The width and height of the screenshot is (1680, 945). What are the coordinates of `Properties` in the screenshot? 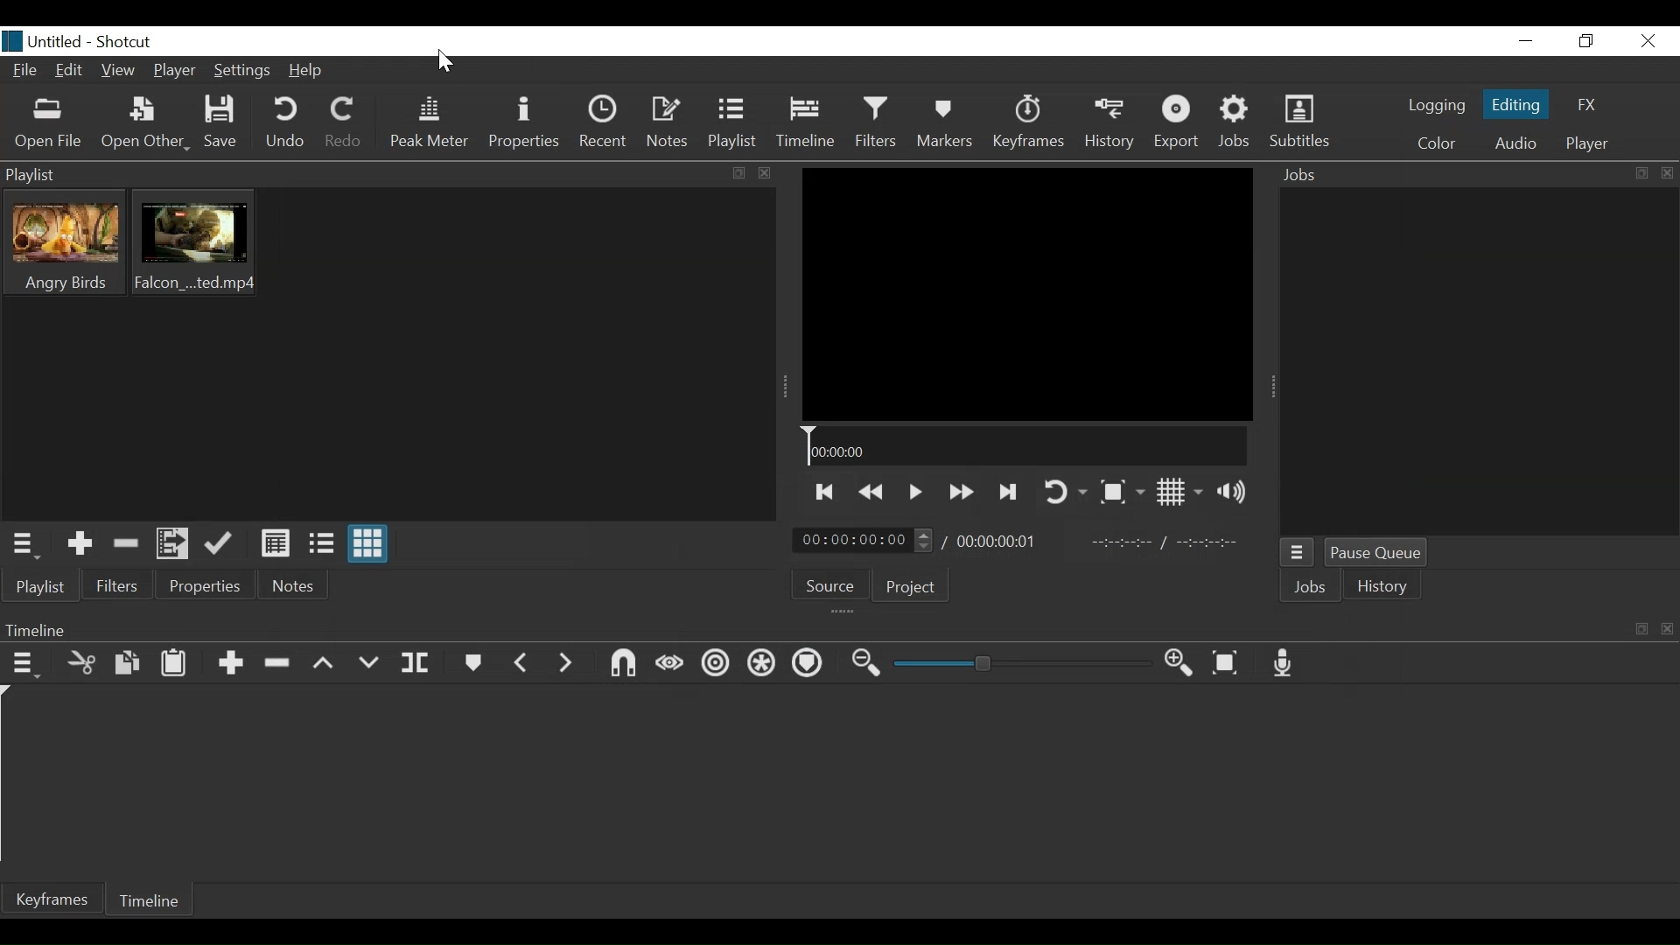 It's located at (523, 122).